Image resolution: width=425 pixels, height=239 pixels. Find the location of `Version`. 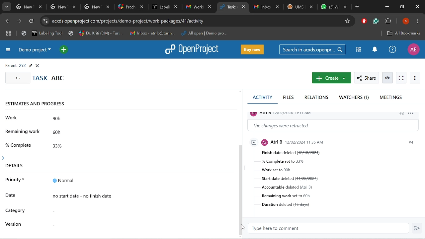

Version is located at coordinates (137, 223).